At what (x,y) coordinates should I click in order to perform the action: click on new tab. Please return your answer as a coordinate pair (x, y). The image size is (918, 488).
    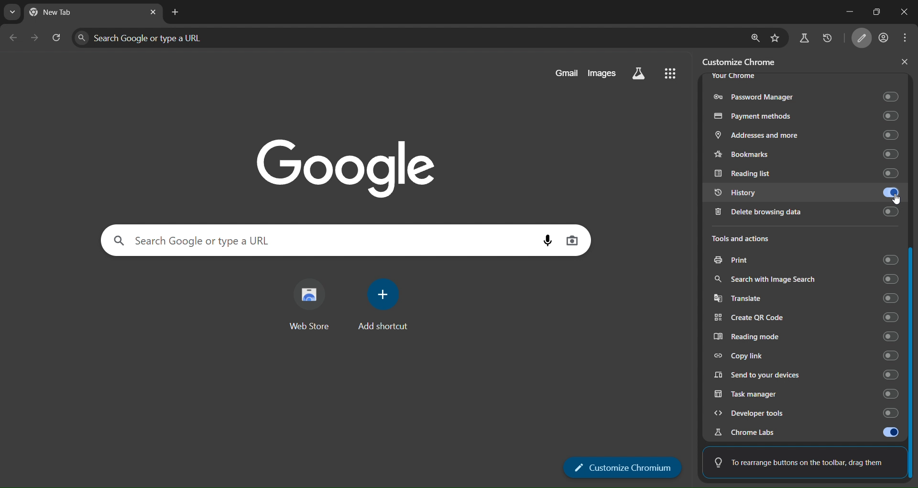
    Looking at the image, I should click on (175, 13).